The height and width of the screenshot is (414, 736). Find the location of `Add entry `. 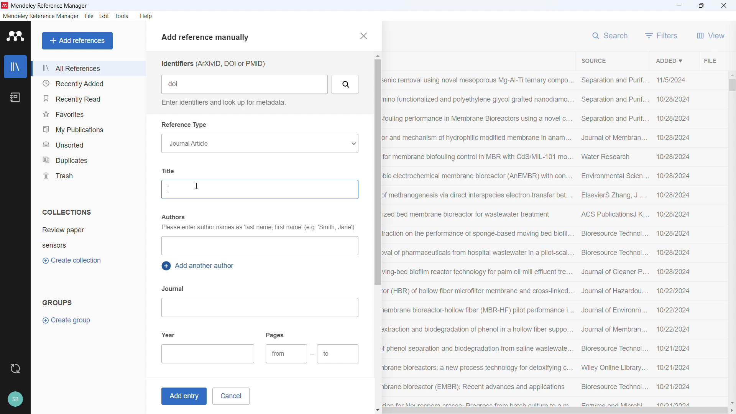

Add entry  is located at coordinates (182, 396).